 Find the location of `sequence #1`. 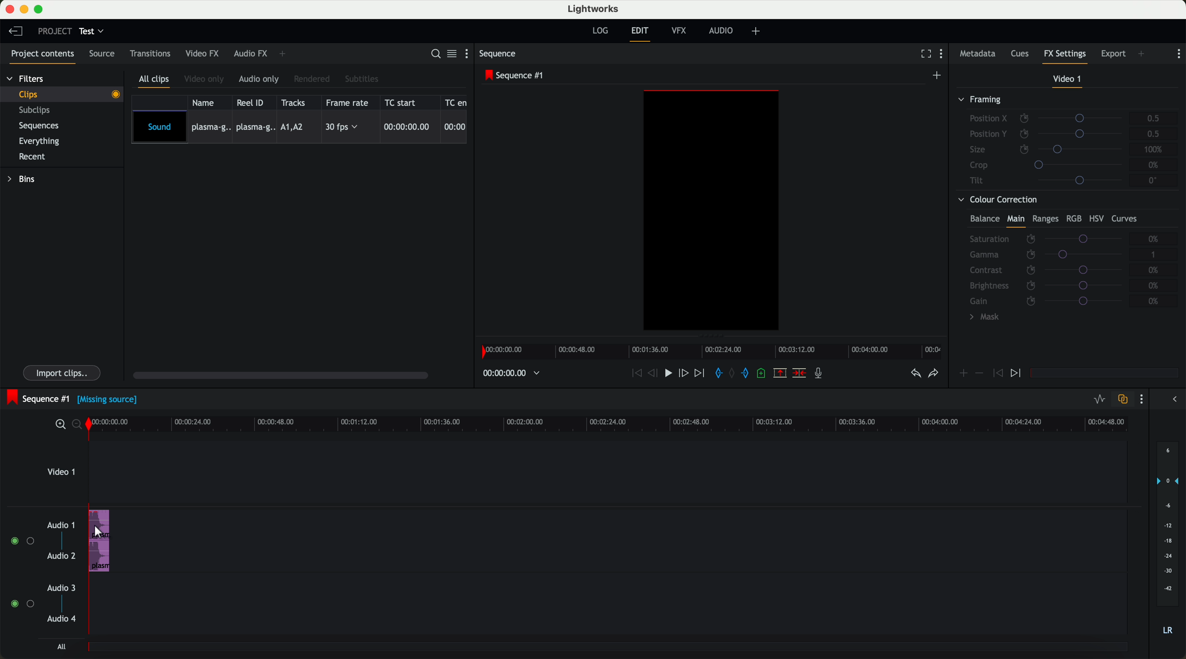

sequence #1 is located at coordinates (516, 76).